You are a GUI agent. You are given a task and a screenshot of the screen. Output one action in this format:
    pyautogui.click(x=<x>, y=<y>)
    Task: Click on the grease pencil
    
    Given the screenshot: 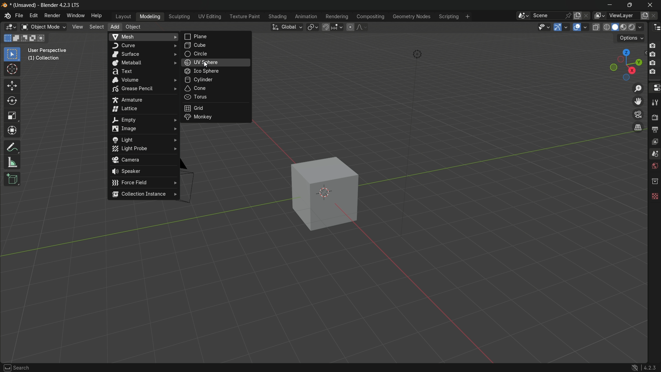 What is the action you would take?
    pyautogui.click(x=143, y=89)
    